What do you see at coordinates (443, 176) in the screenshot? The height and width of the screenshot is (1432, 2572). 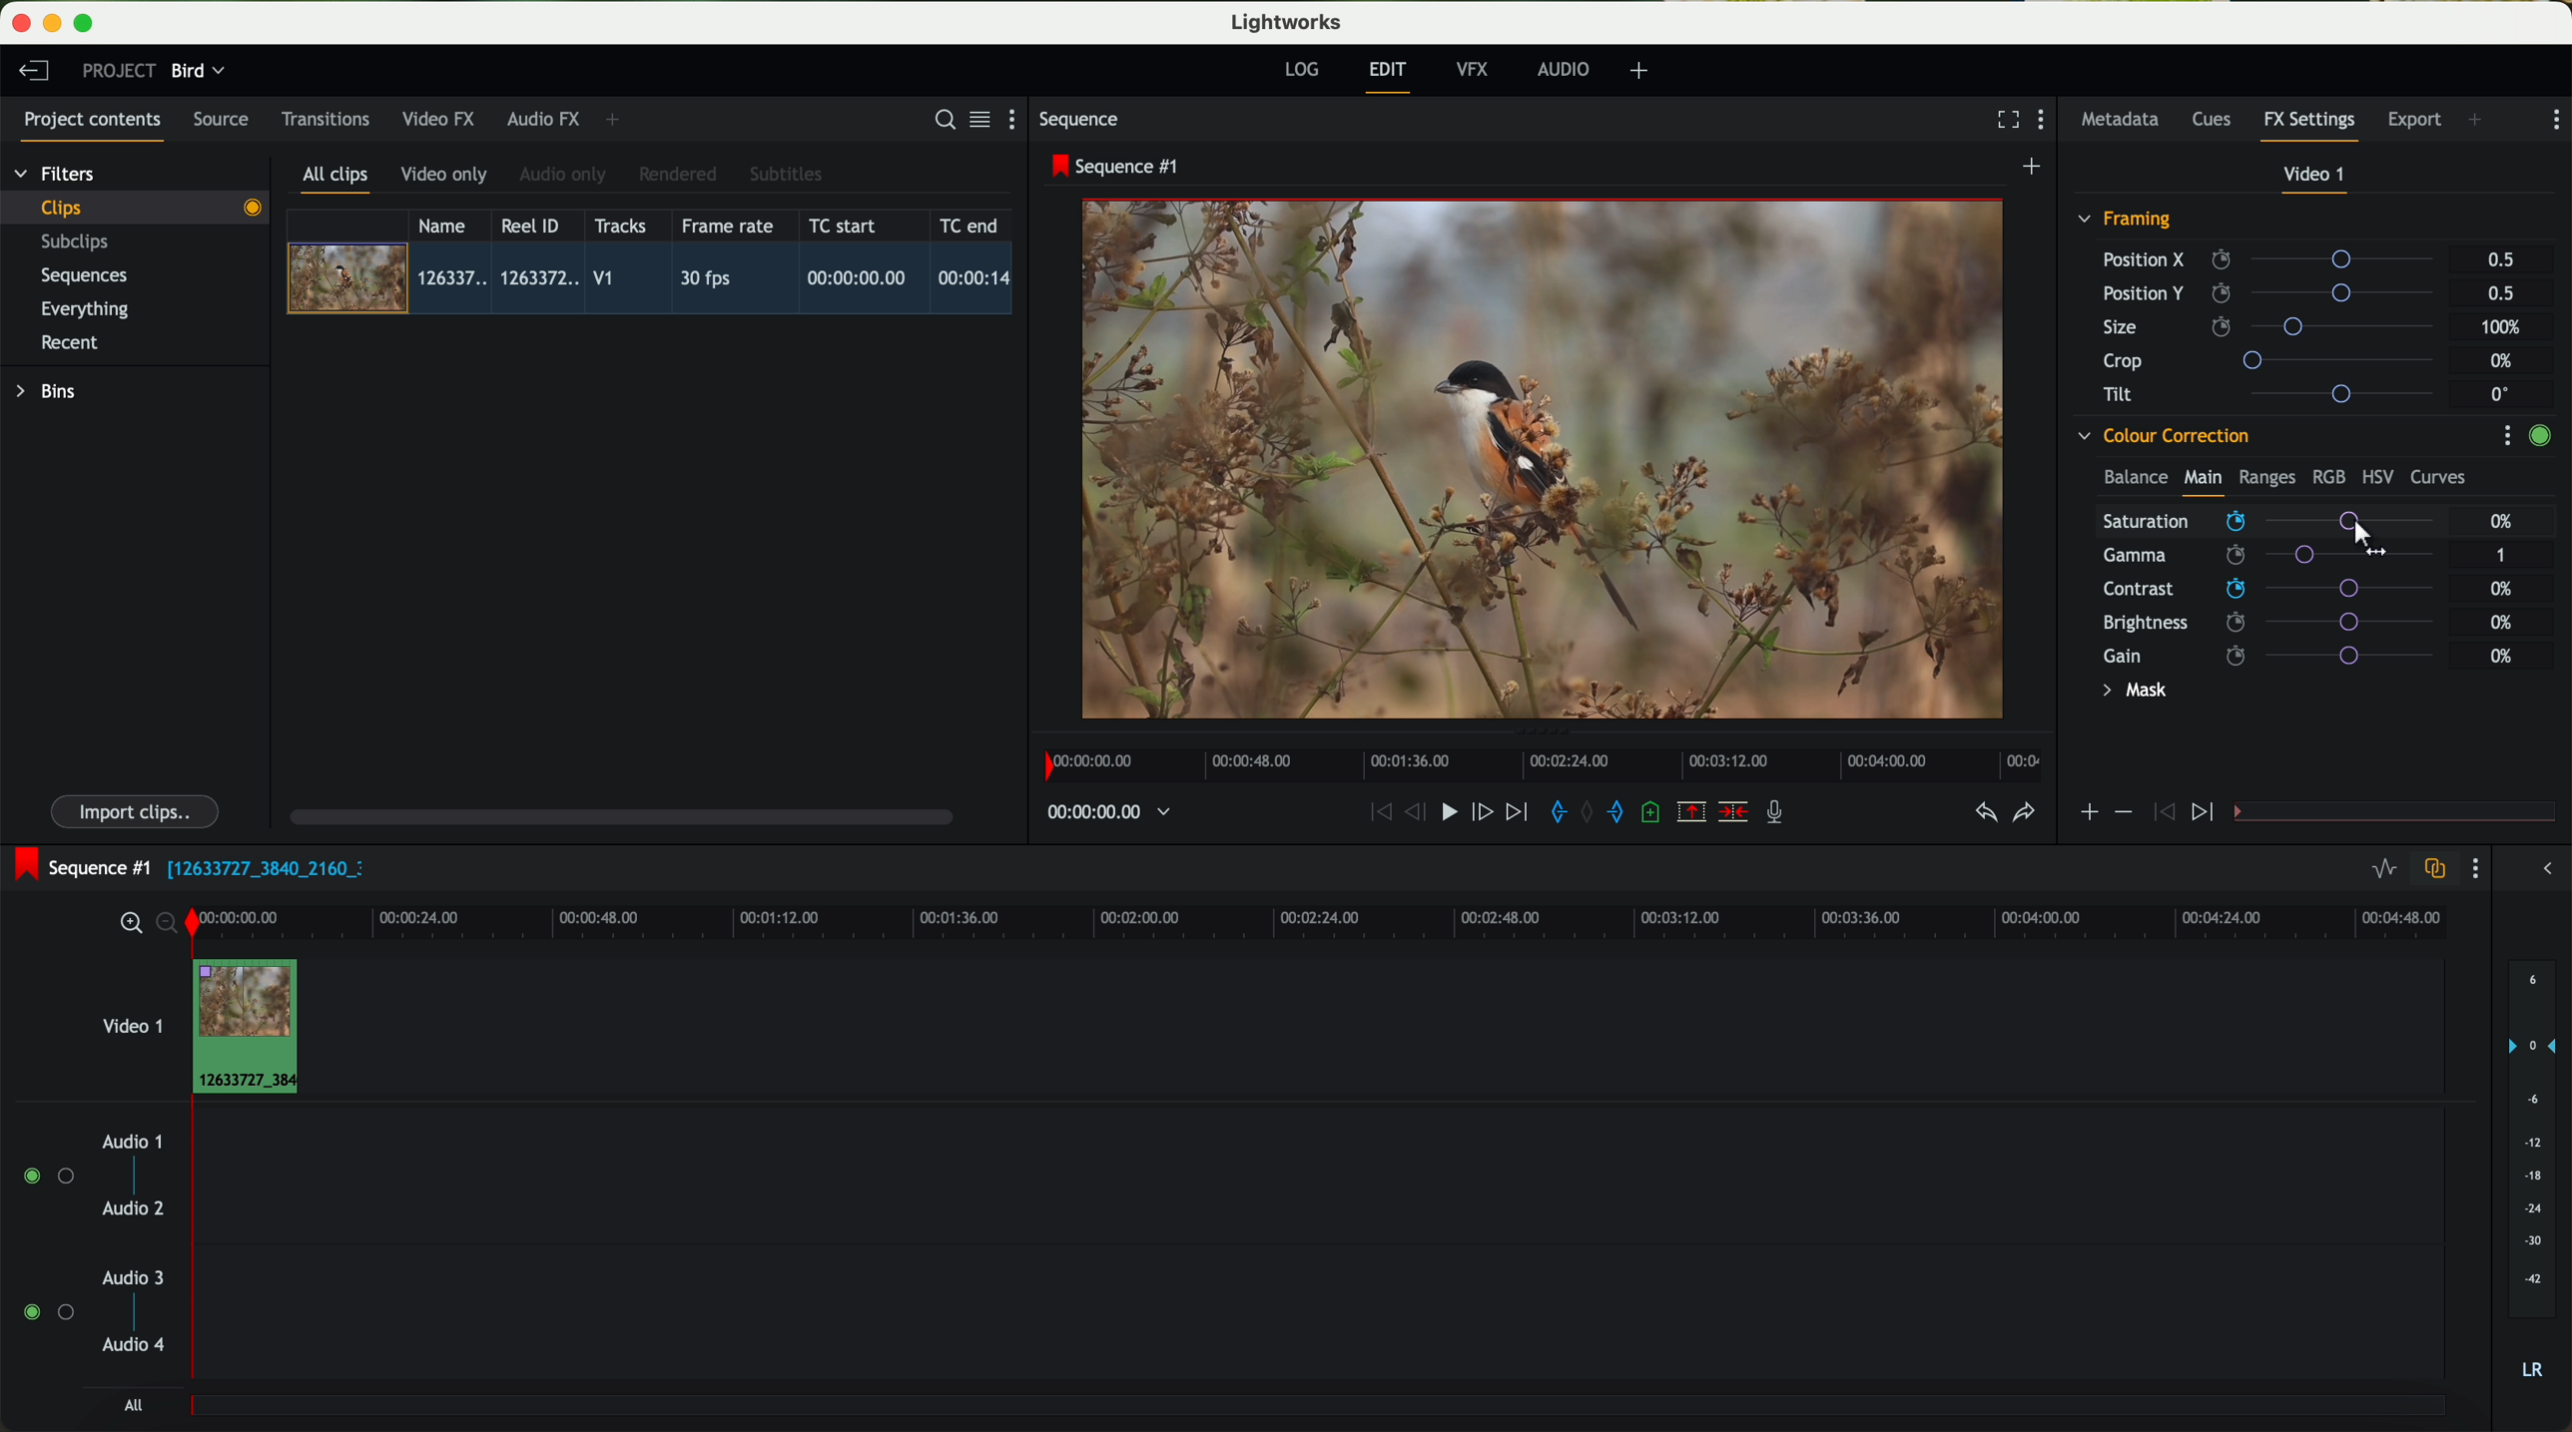 I see `video only` at bounding box center [443, 176].